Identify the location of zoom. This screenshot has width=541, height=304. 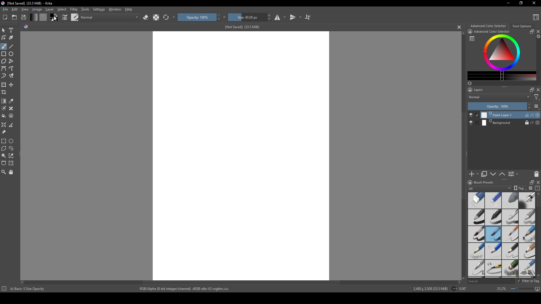
(4, 172).